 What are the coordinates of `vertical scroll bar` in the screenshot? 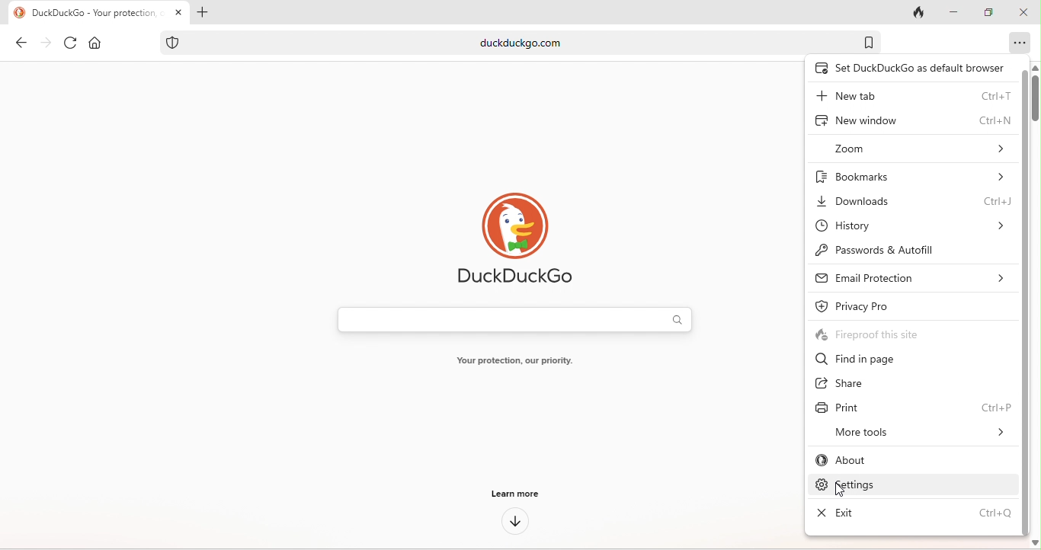 It's located at (1026, 301).